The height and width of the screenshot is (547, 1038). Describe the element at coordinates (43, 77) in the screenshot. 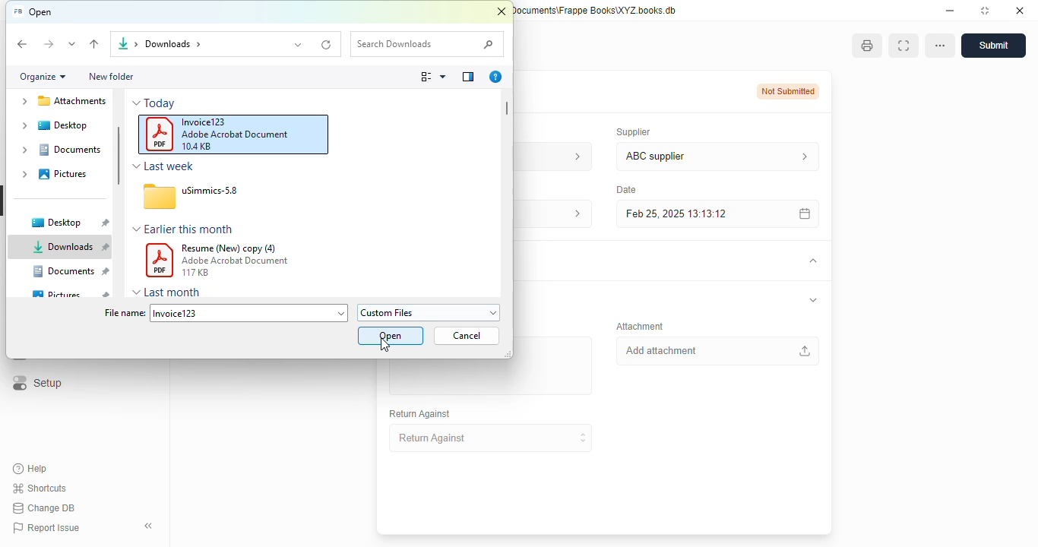

I see `organize ` at that location.